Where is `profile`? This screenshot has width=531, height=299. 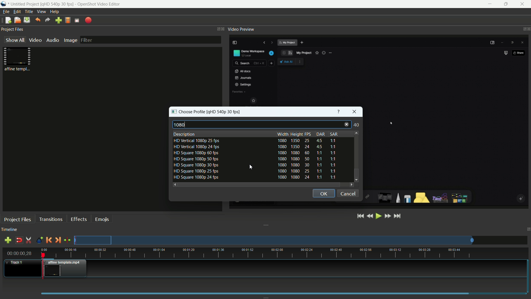
profile is located at coordinates (58, 4).